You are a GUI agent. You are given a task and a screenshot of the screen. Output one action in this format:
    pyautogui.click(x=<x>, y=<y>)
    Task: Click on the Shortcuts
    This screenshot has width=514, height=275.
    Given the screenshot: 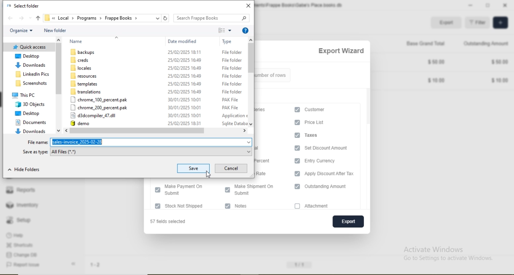 What is the action you would take?
    pyautogui.click(x=22, y=245)
    